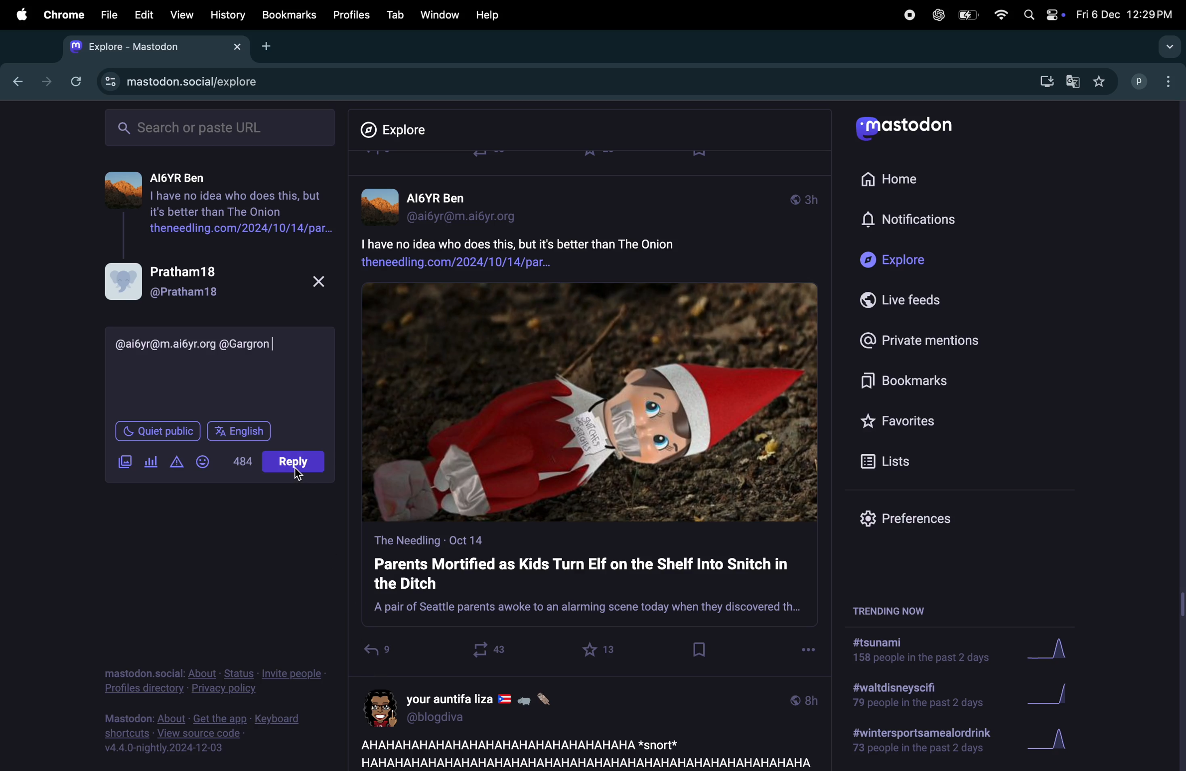  What do you see at coordinates (150, 46) in the screenshot?
I see `mastodon tab` at bounding box center [150, 46].